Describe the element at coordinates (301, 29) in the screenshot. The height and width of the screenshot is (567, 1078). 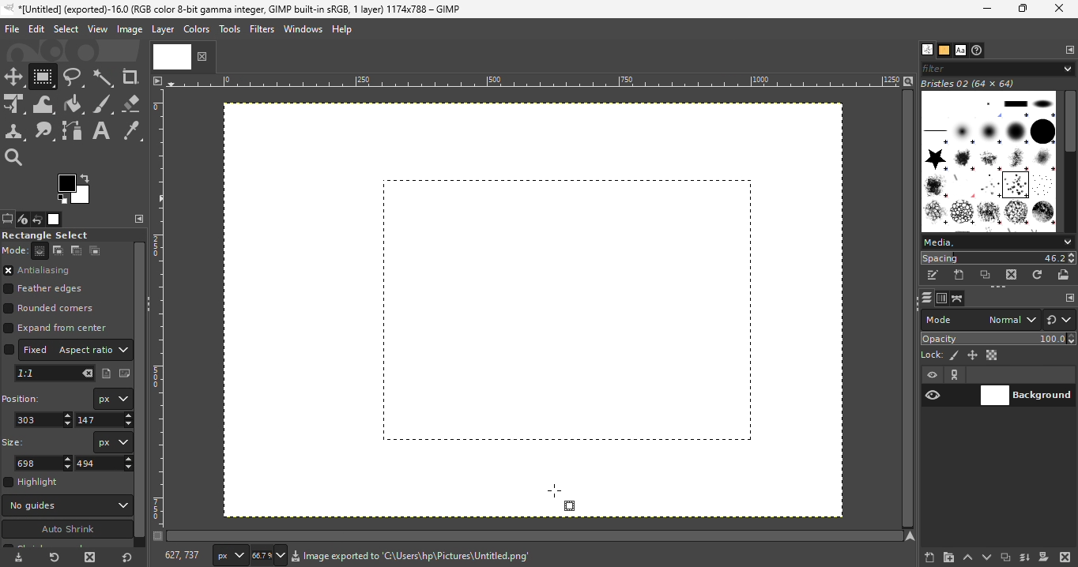
I see `Windows` at that location.